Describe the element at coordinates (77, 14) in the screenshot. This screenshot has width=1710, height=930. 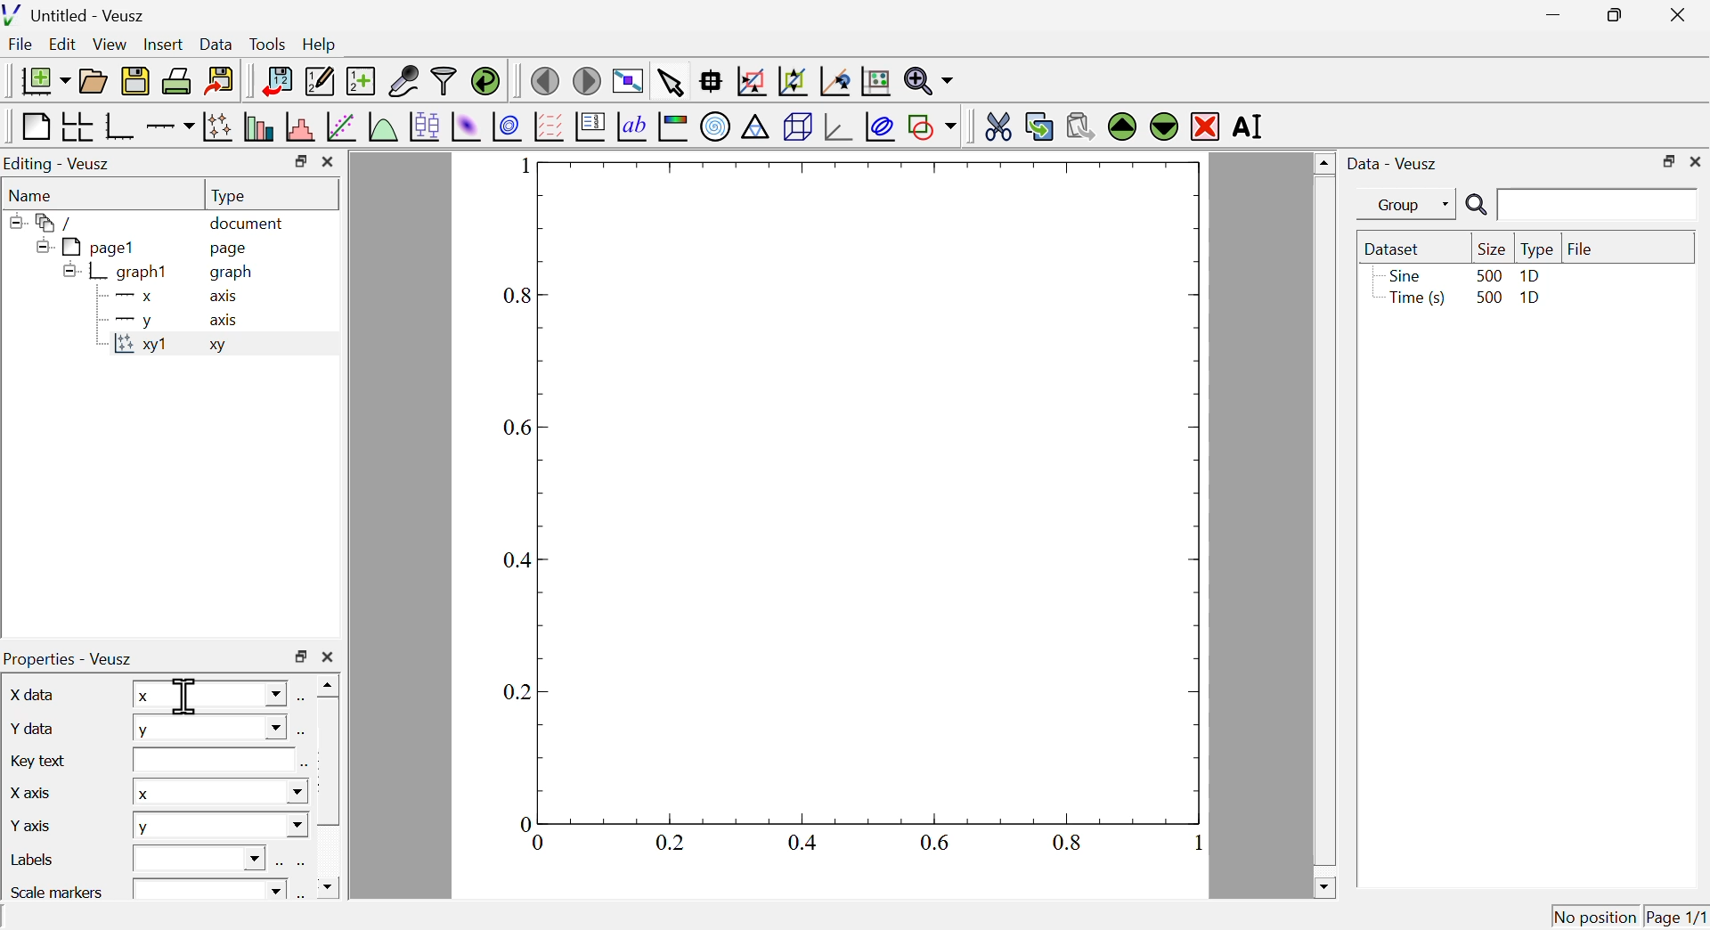
I see `untitled - veusz` at that location.